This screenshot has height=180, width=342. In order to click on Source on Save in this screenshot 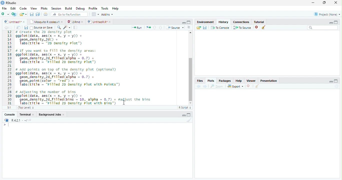, I will do `click(41, 28)`.